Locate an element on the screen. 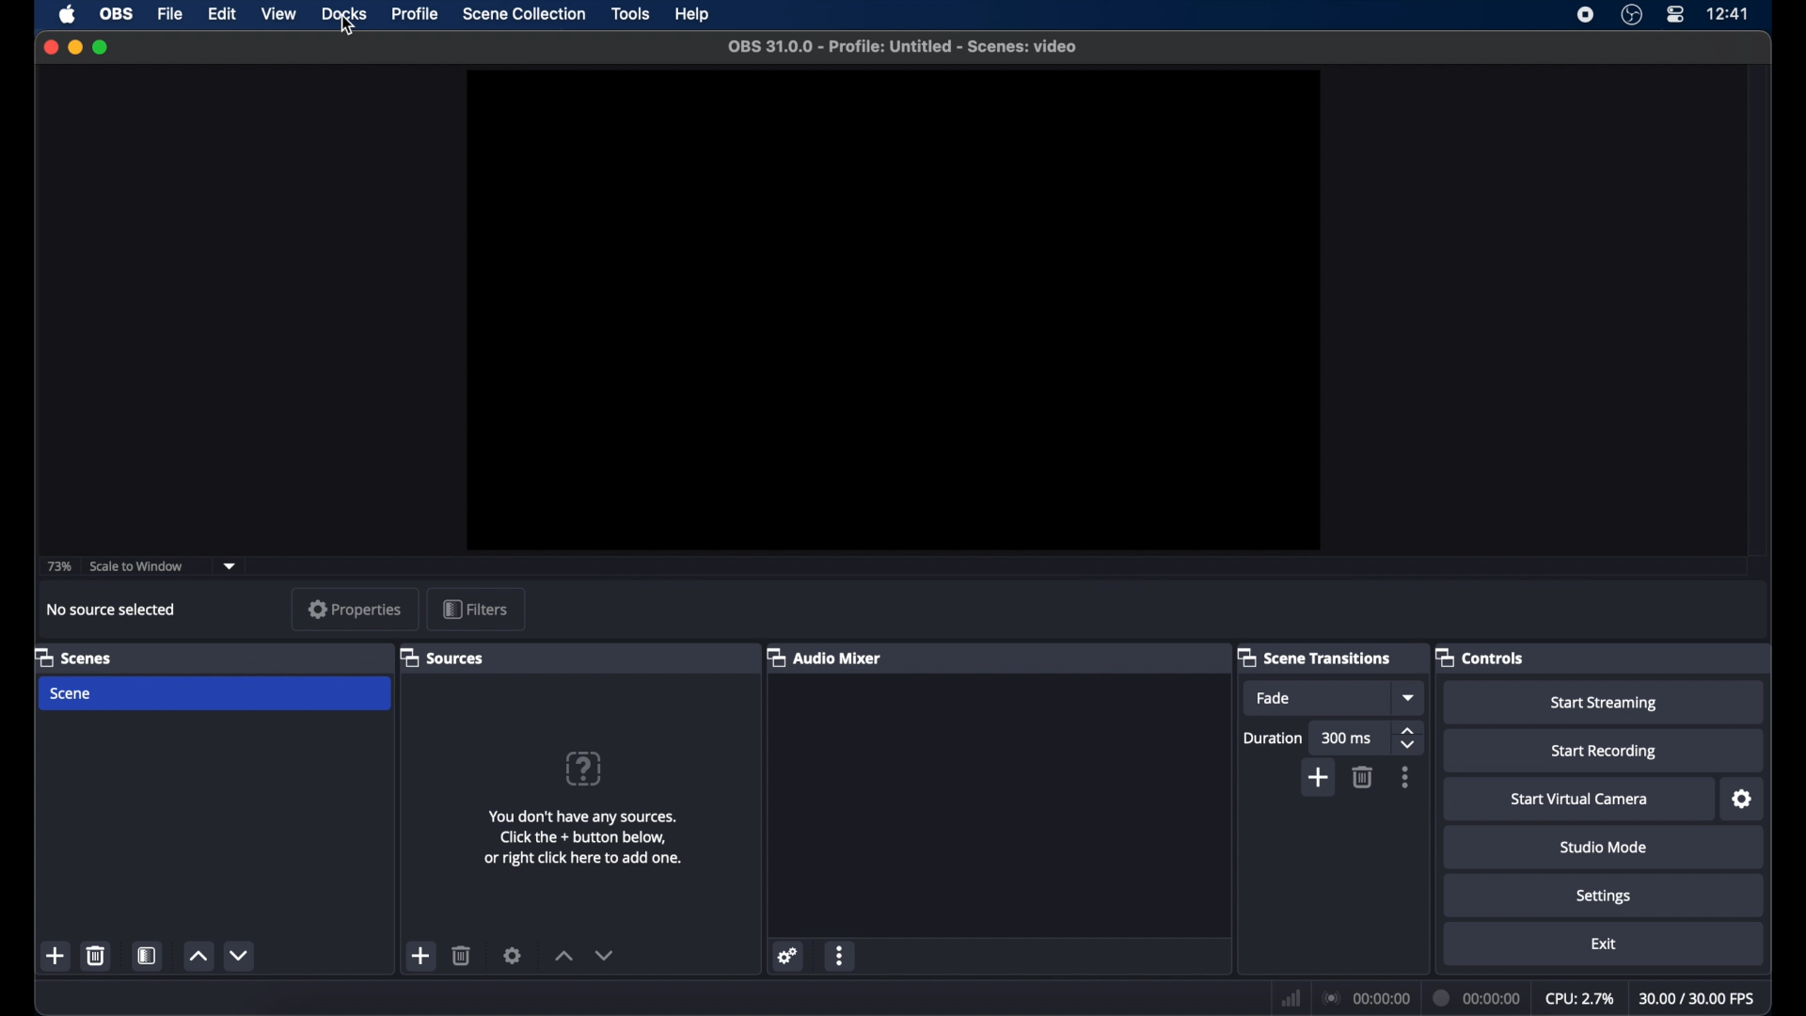 The image size is (1806, 1016). stepper button is located at coordinates (1409, 738).